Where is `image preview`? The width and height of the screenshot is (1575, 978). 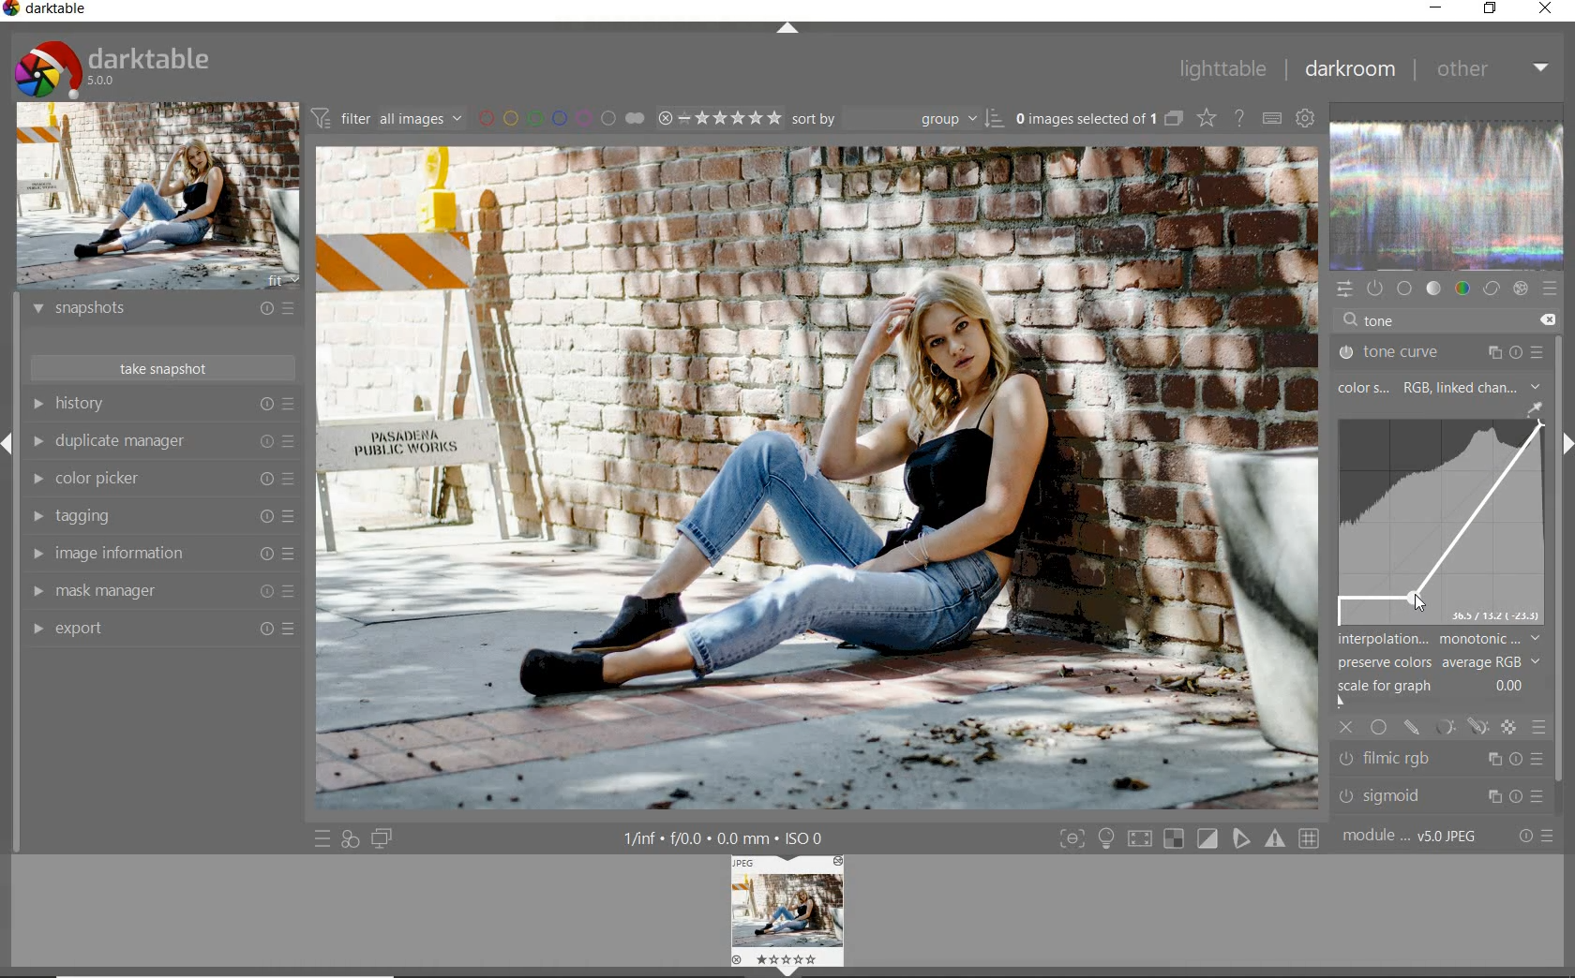
image preview is located at coordinates (787, 915).